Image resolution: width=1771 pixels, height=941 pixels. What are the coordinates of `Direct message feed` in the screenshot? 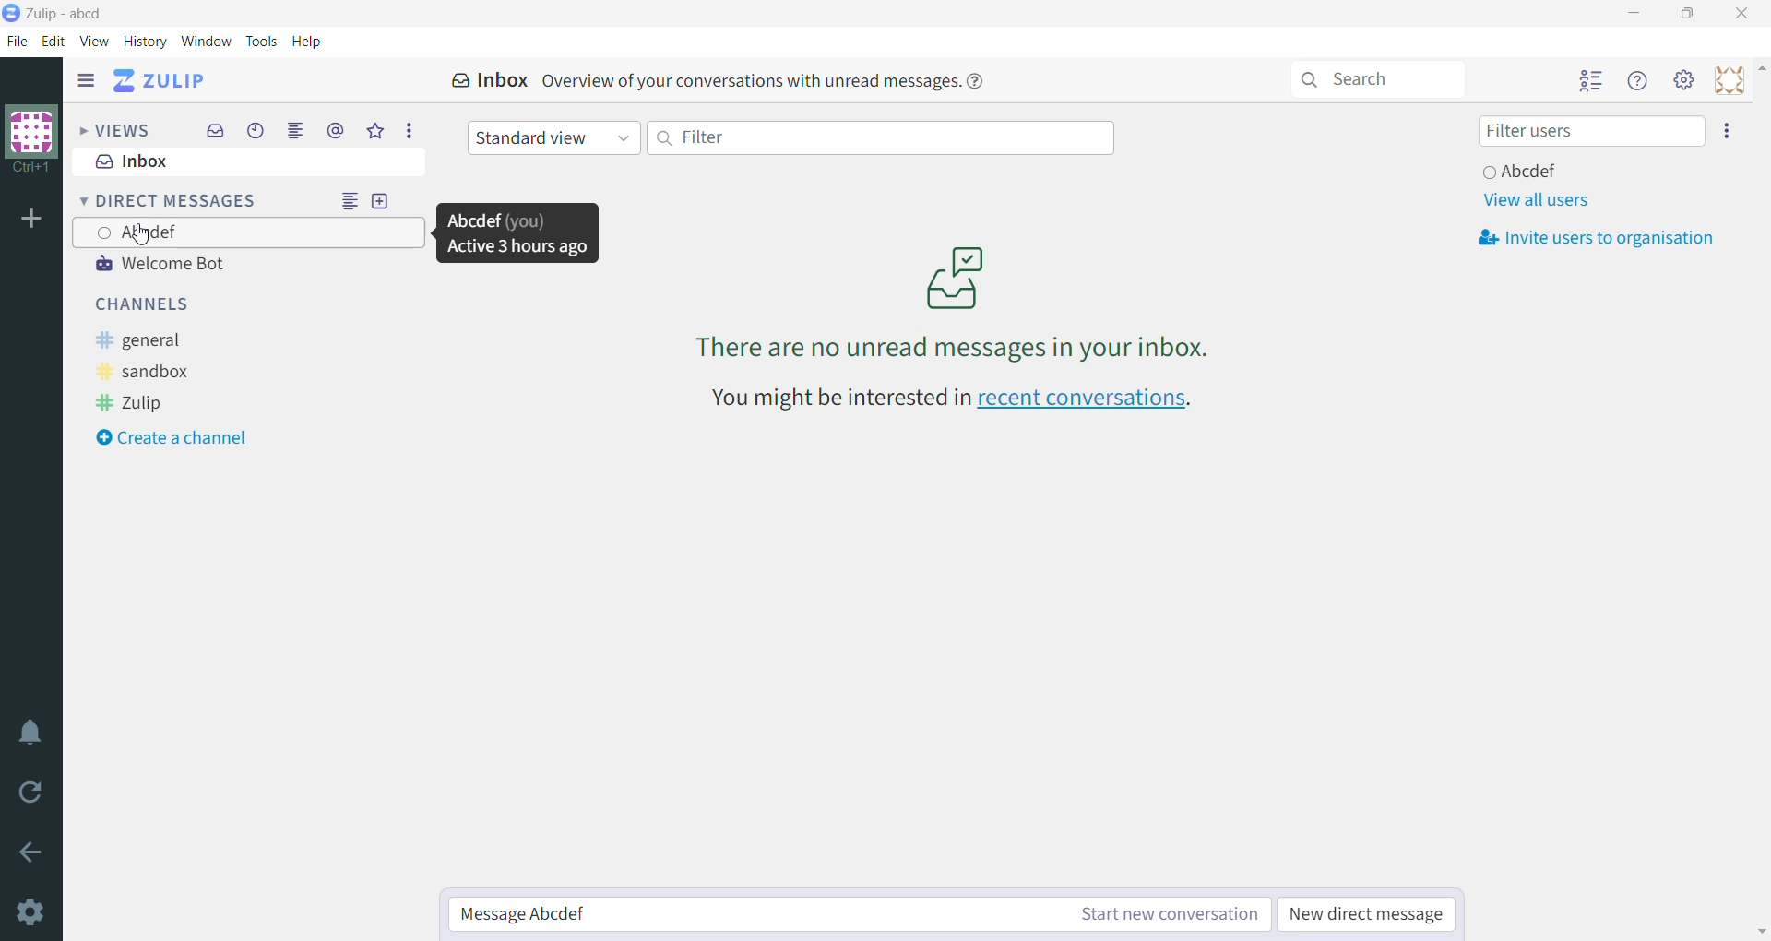 It's located at (351, 199).